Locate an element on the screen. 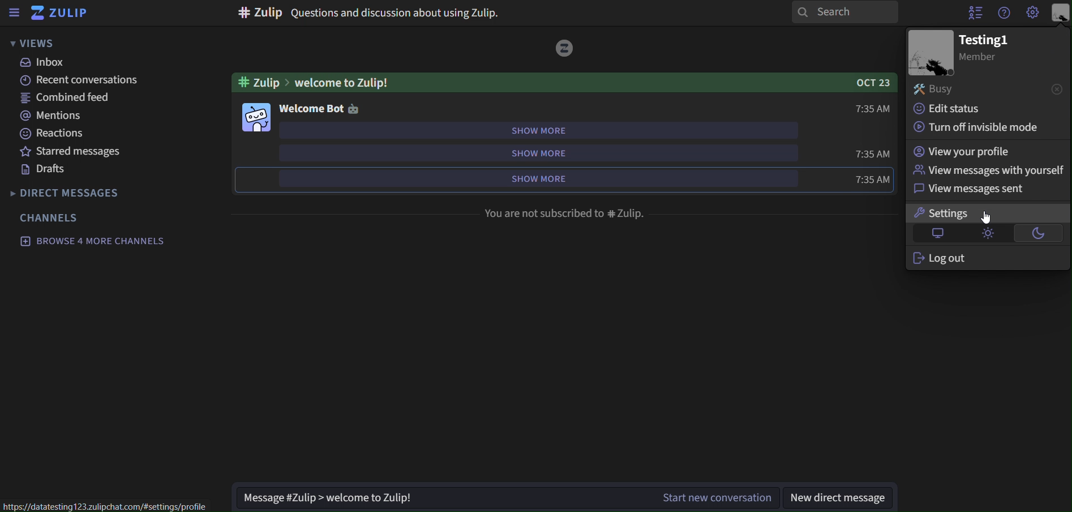  view messages with yourself is located at coordinates (989, 169).